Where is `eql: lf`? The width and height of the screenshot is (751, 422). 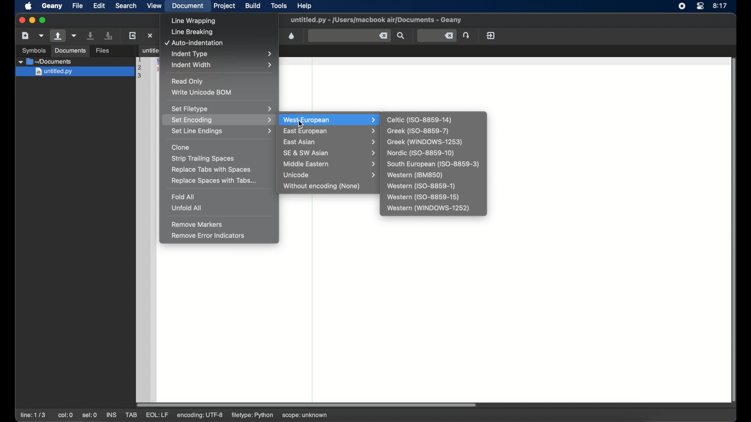
eql: lf is located at coordinates (200, 415).